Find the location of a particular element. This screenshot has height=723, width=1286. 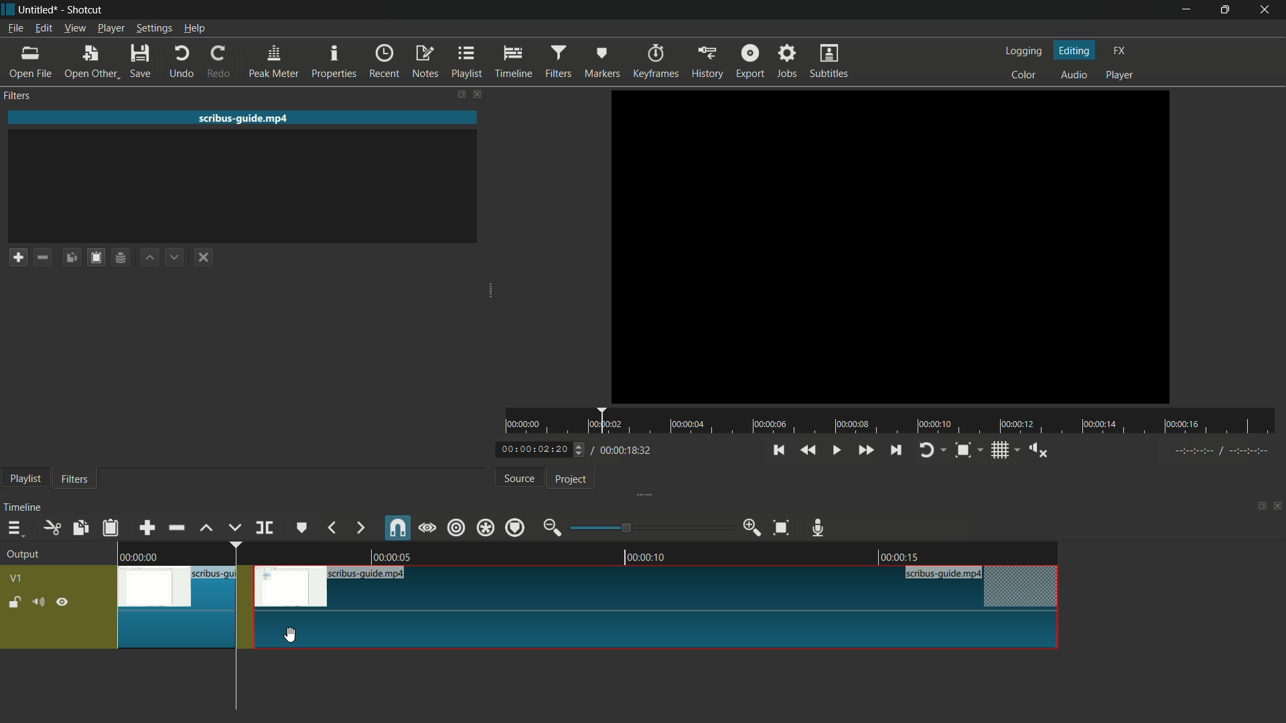

ripple all tracks is located at coordinates (485, 528).